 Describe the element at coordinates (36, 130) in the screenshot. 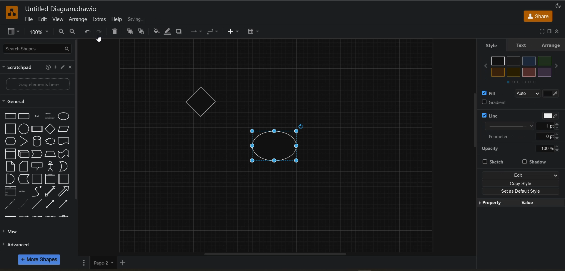

I see `process` at that location.